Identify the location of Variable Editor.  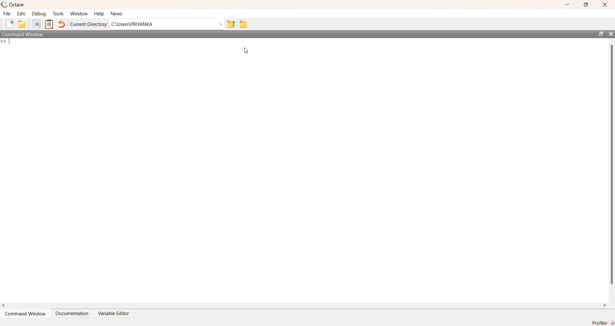
(114, 313).